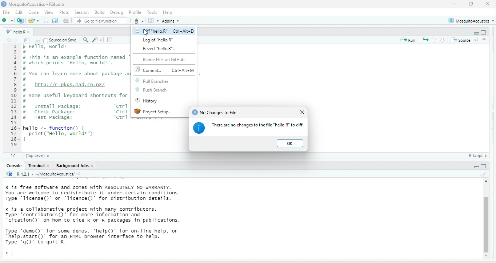 The image size is (496, 263). Describe the element at coordinates (463, 40) in the screenshot. I see `source` at that location.